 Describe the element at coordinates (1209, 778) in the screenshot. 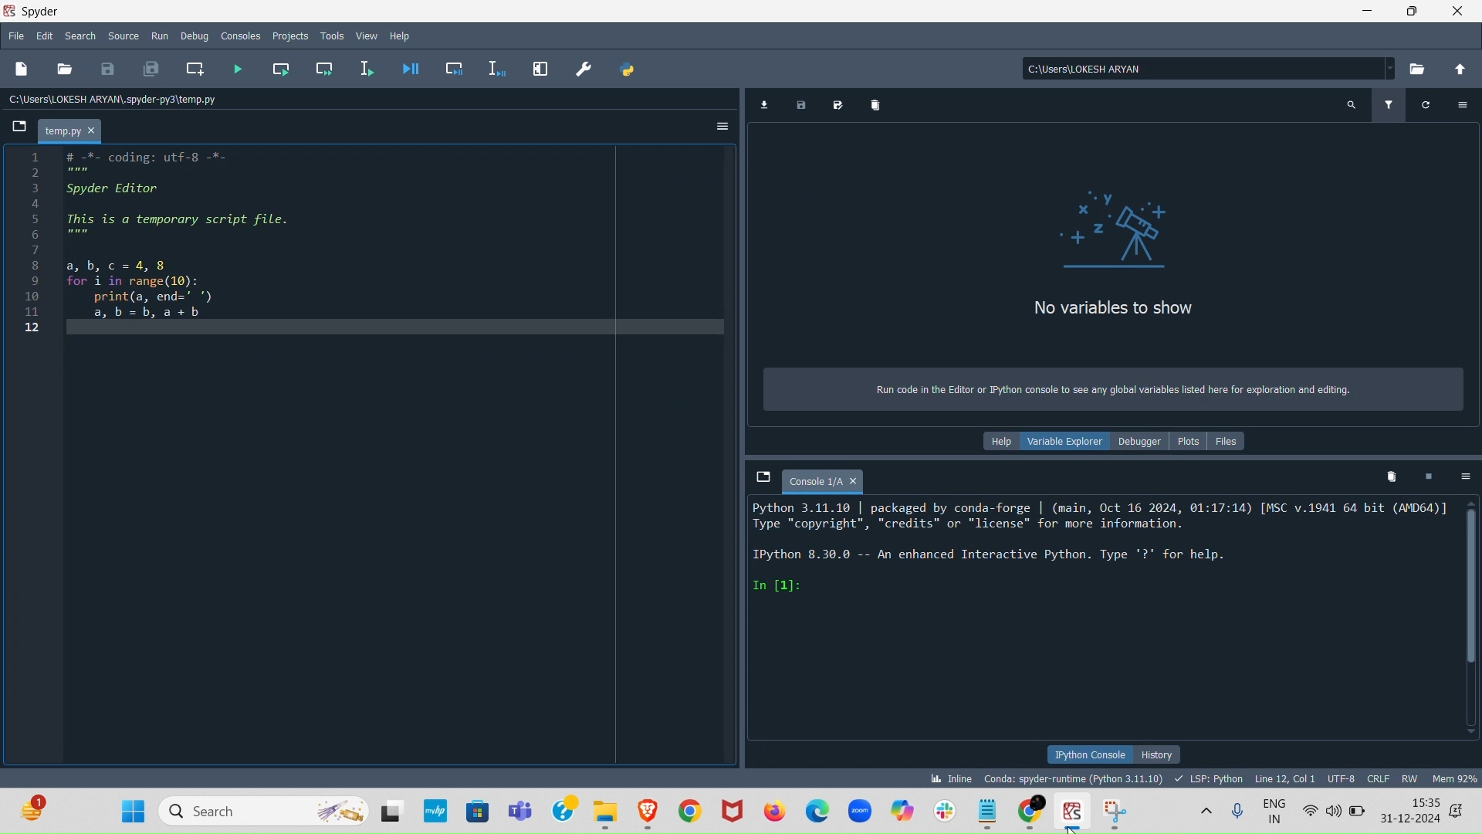

I see `Completions, linting, code folding and symbols status` at that location.